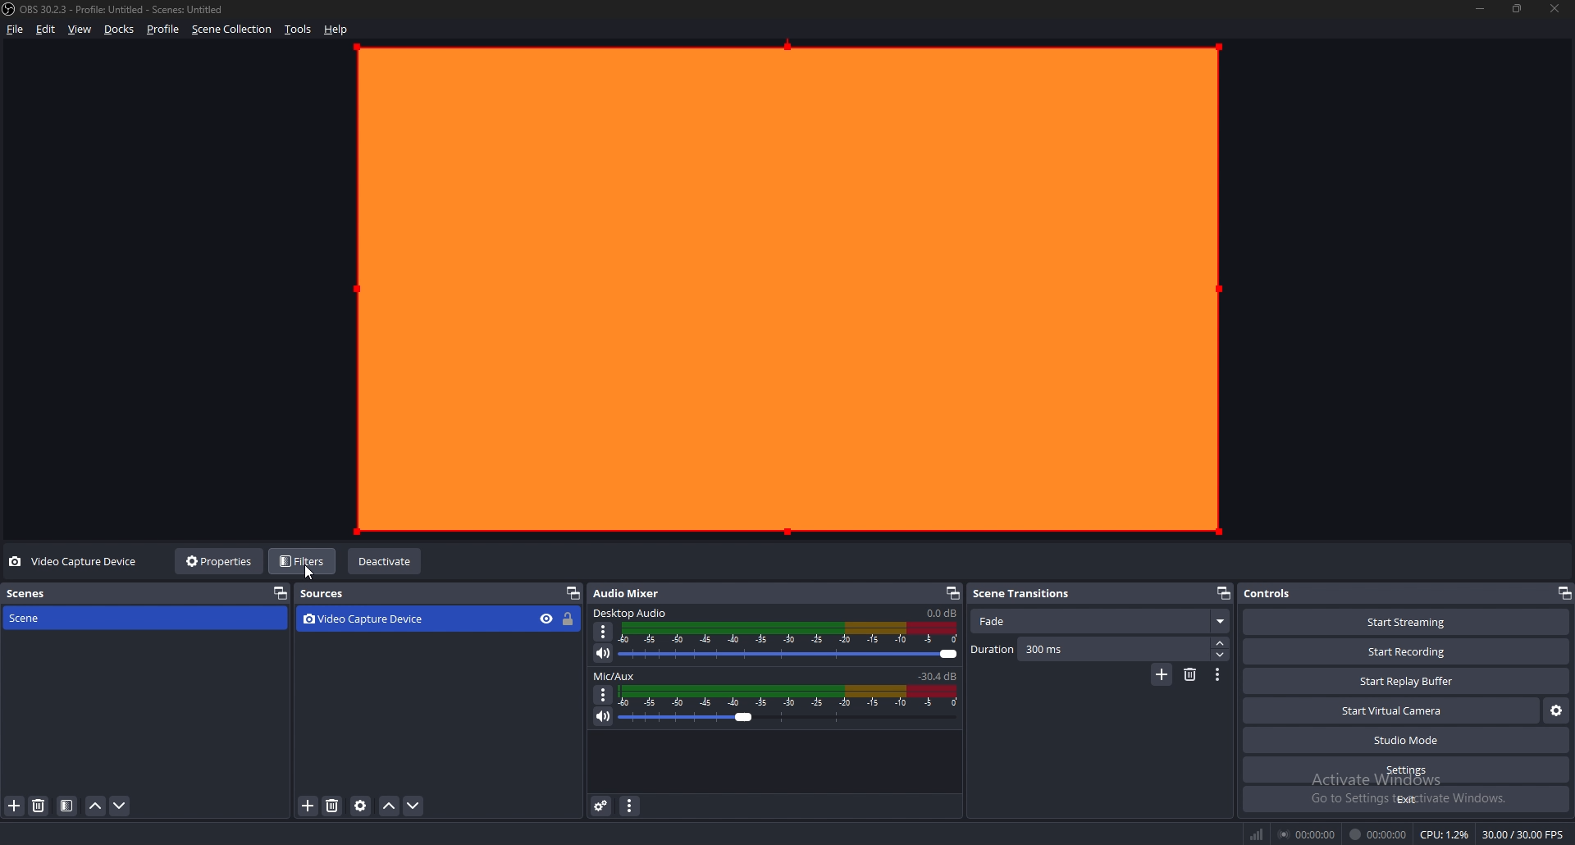 Image resolution: width=1575 pixels, height=845 pixels. What do you see at coordinates (632, 593) in the screenshot?
I see `audio mixer` at bounding box center [632, 593].